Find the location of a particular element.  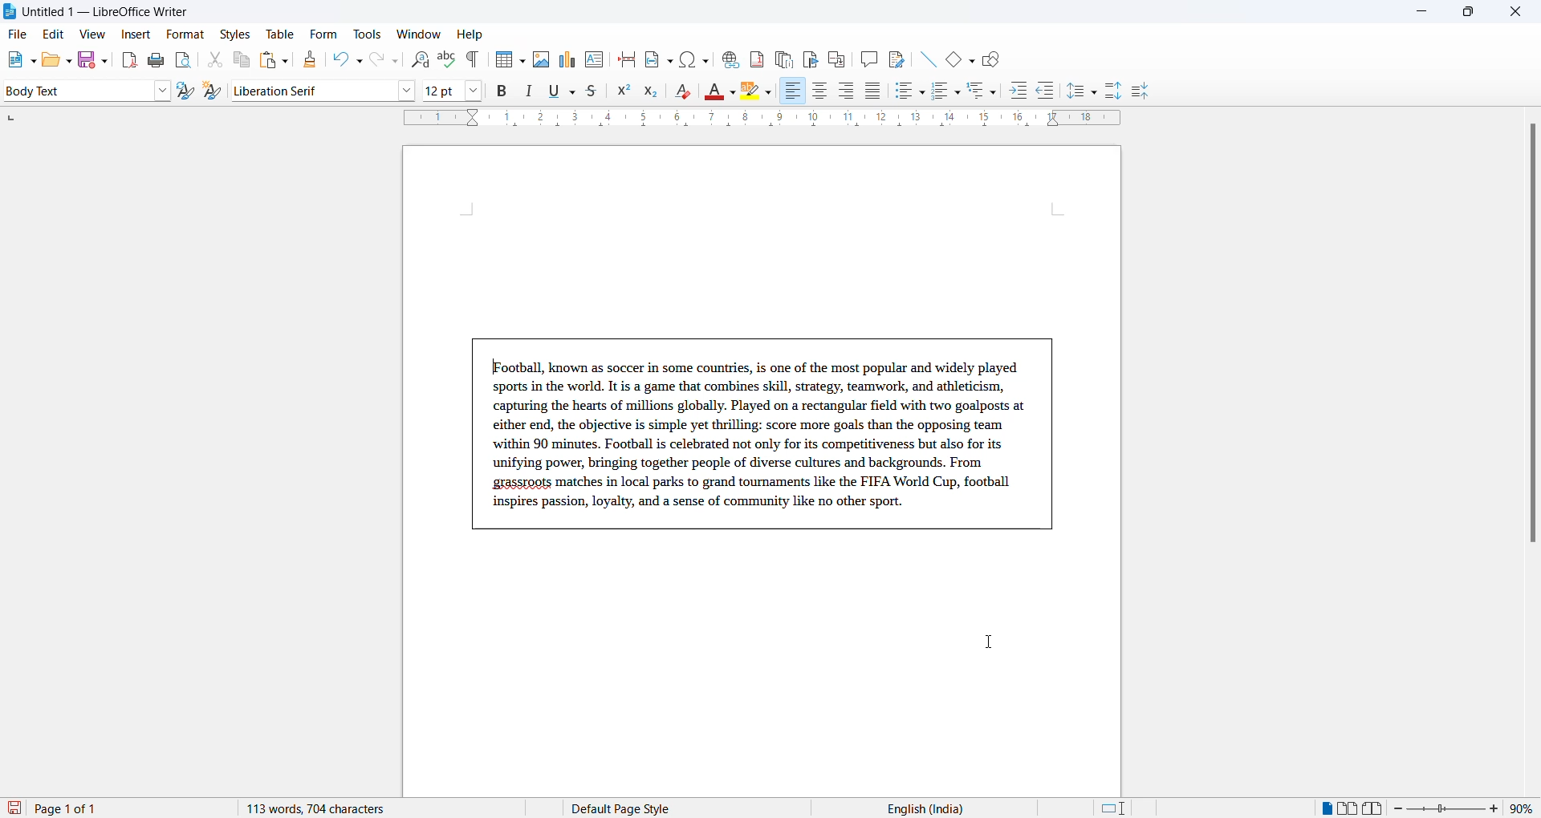

subscript is located at coordinates (656, 93).